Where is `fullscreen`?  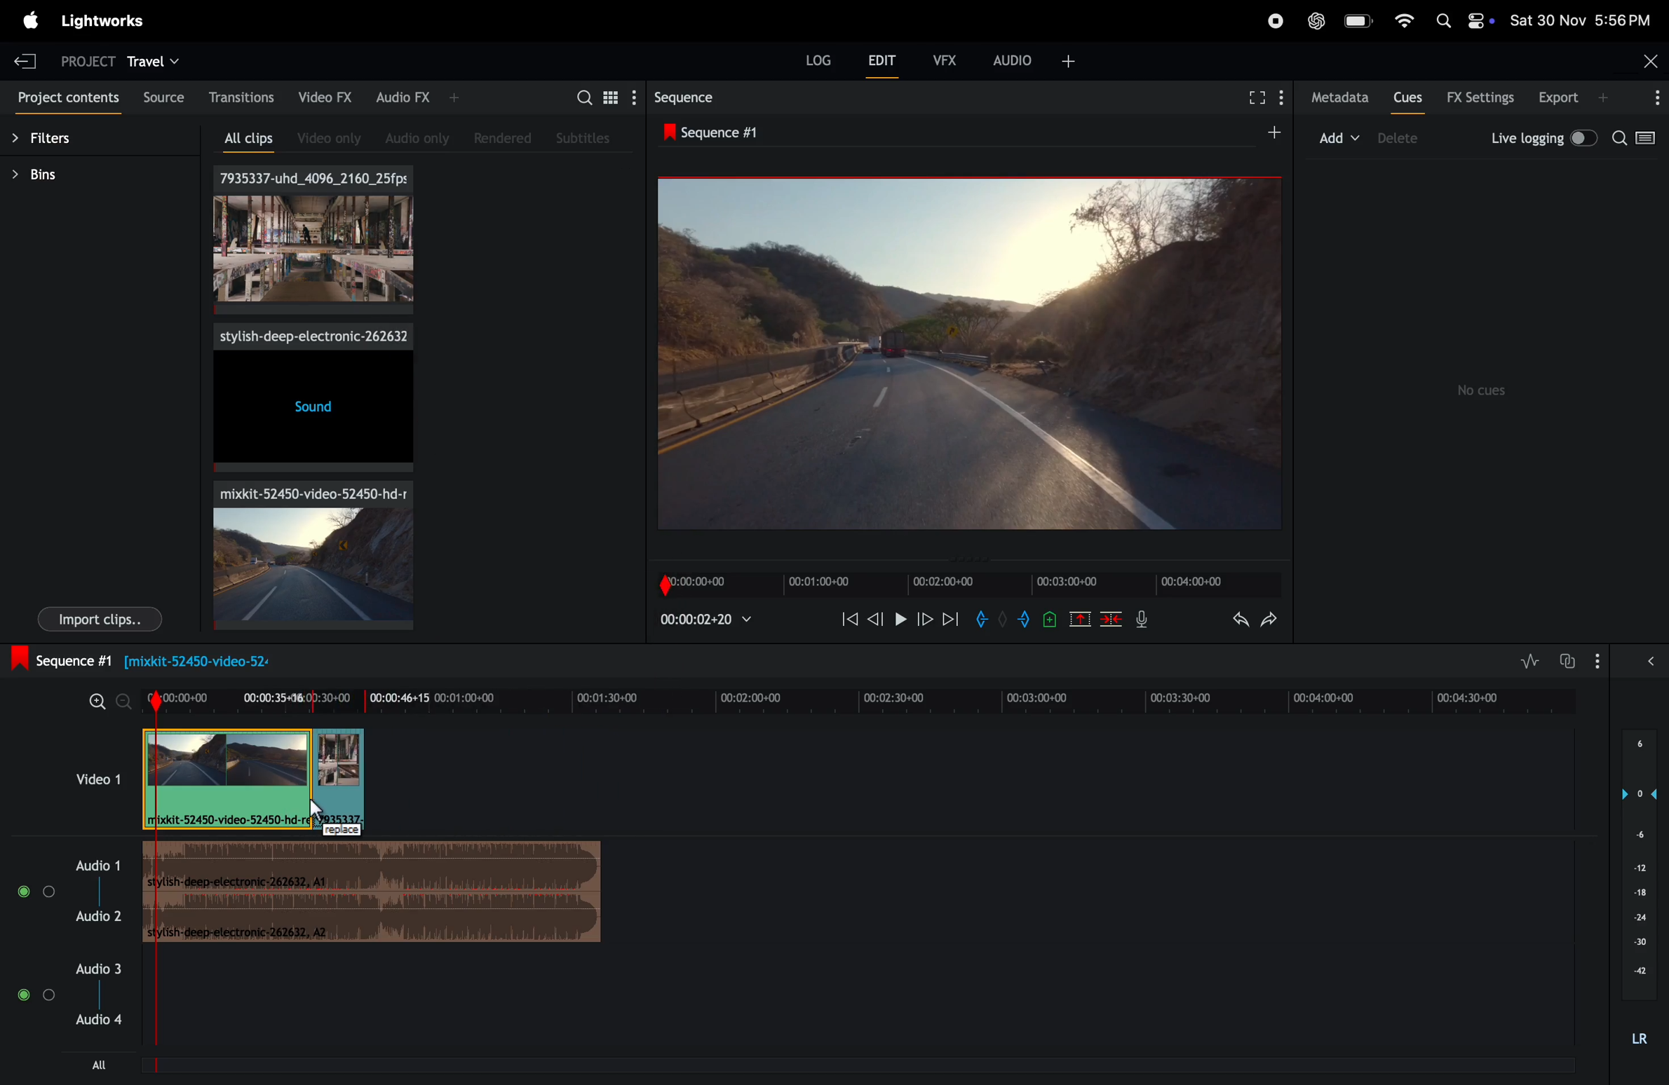 fullscreen is located at coordinates (1260, 97).